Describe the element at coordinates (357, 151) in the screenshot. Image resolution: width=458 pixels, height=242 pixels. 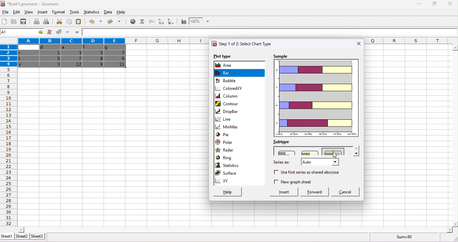
I see `drop down` at that location.